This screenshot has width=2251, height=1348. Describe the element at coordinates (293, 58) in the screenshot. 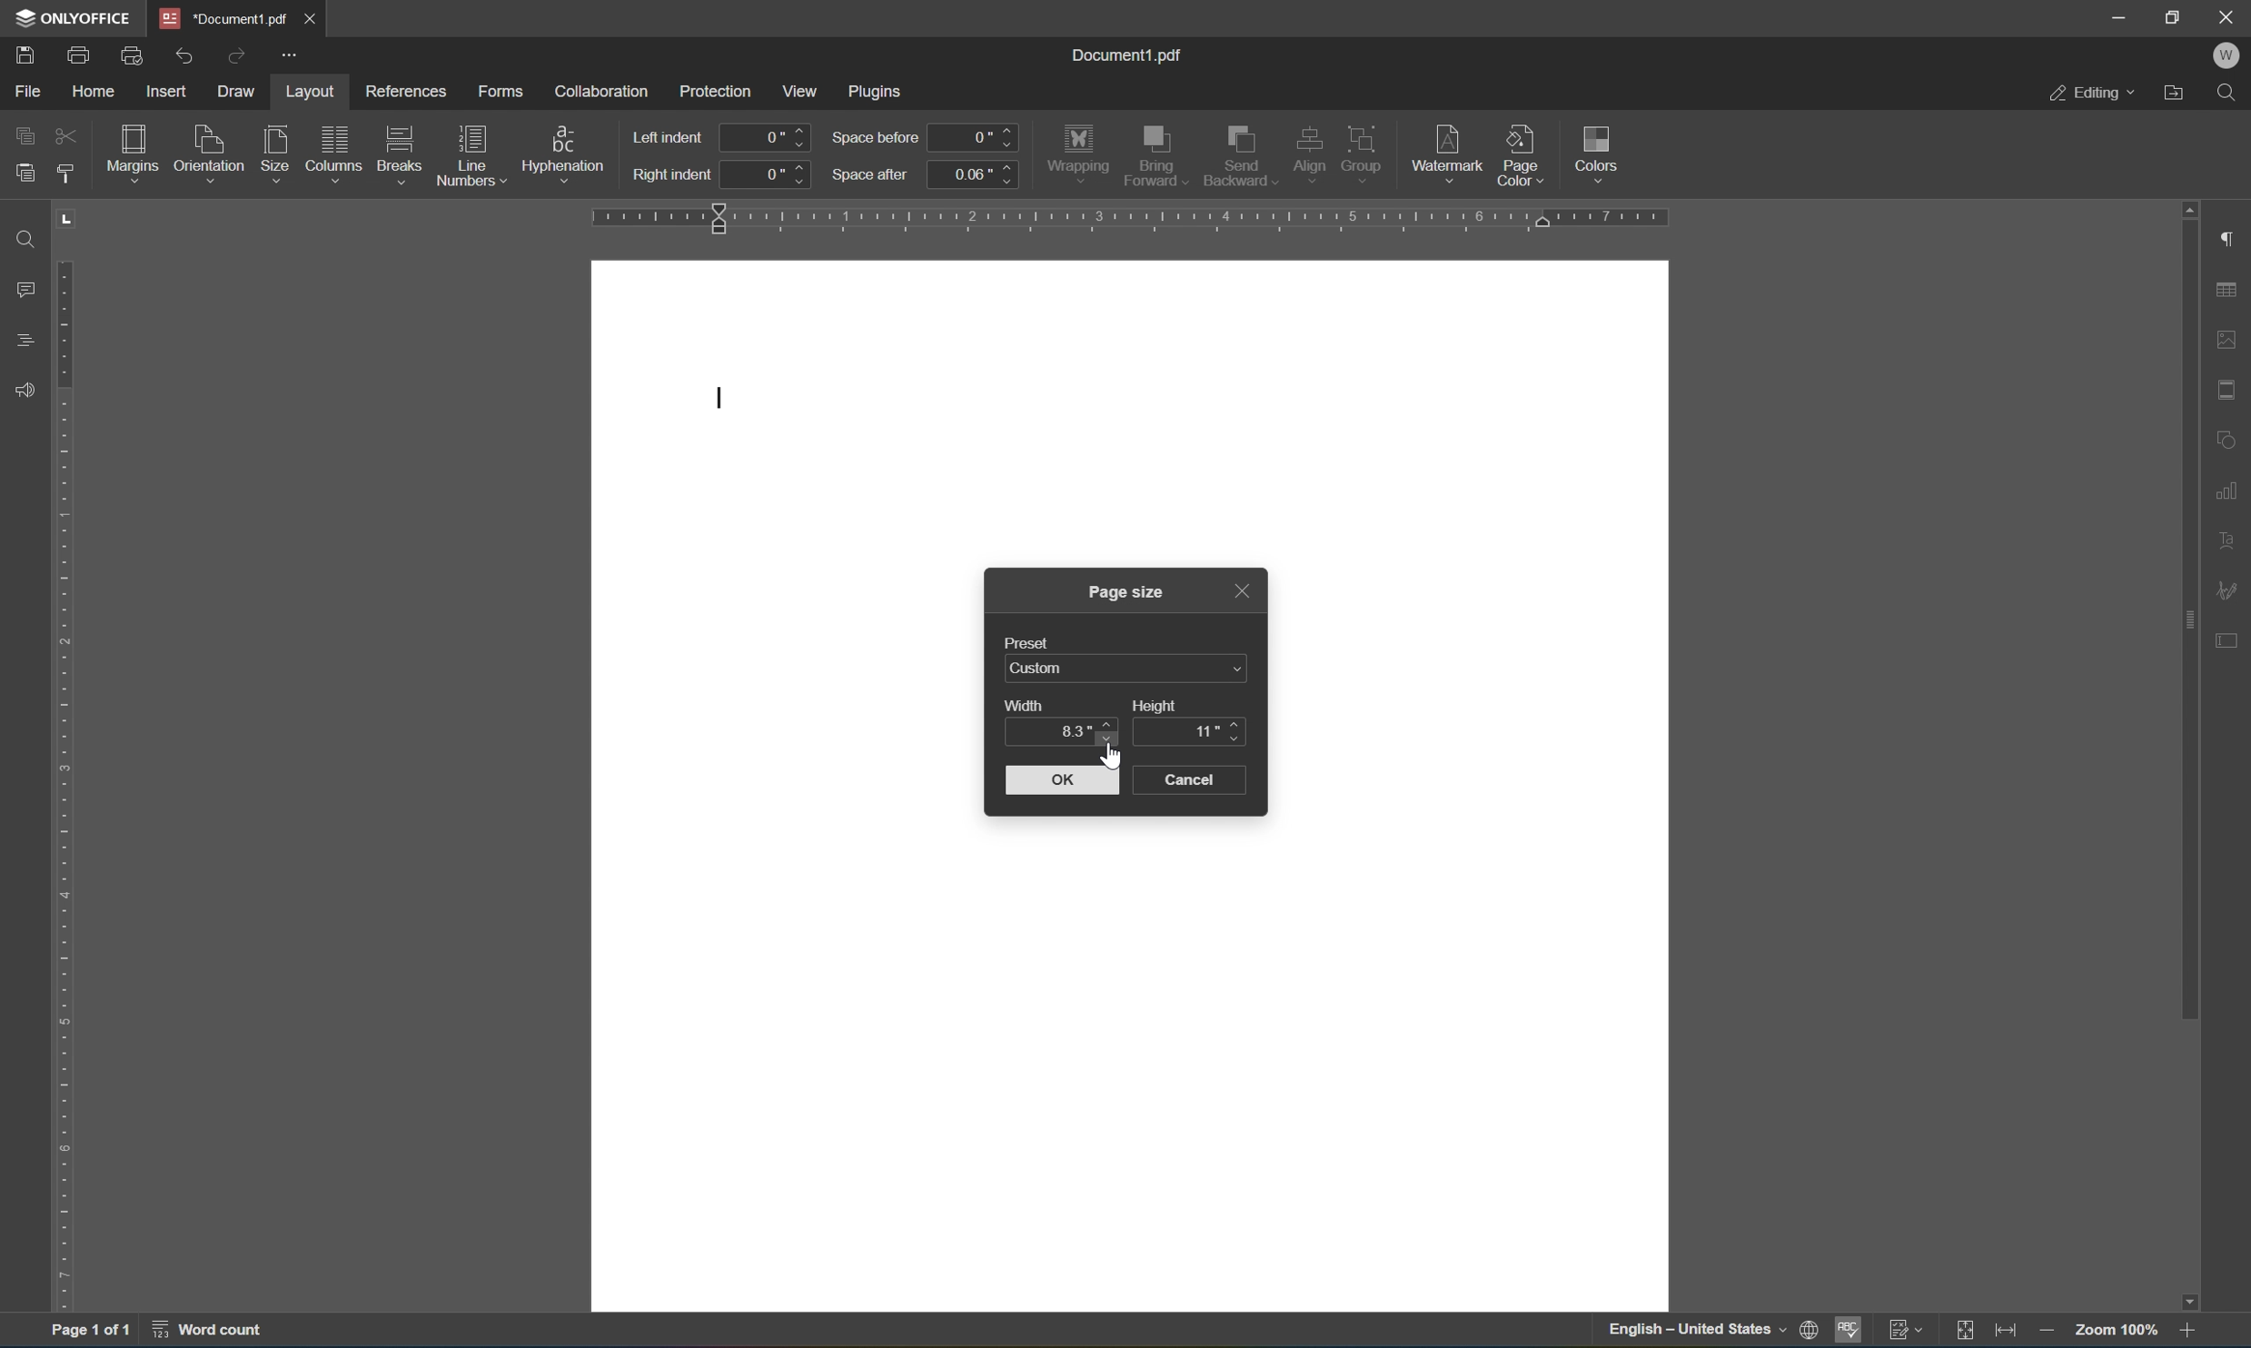

I see `customize quick access toolbar` at that location.